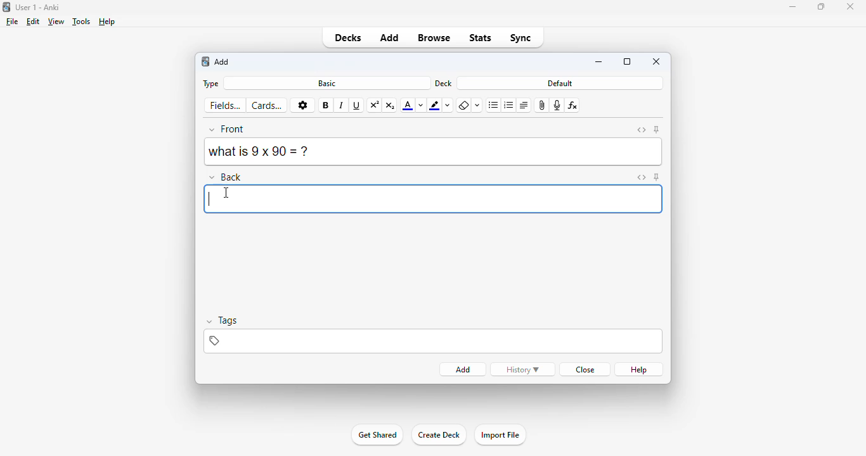 This screenshot has width=866, height=456. Describe the element at coordinates (822, 6) in the screenshot. I see `maximize` at that location.